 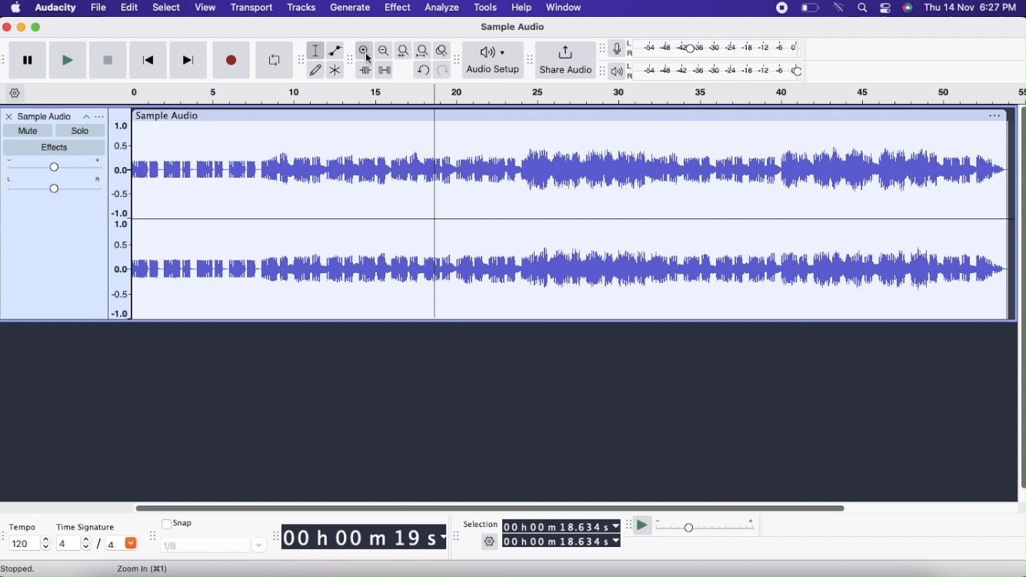 I want to click on Solo, so click(x=81, y=131).